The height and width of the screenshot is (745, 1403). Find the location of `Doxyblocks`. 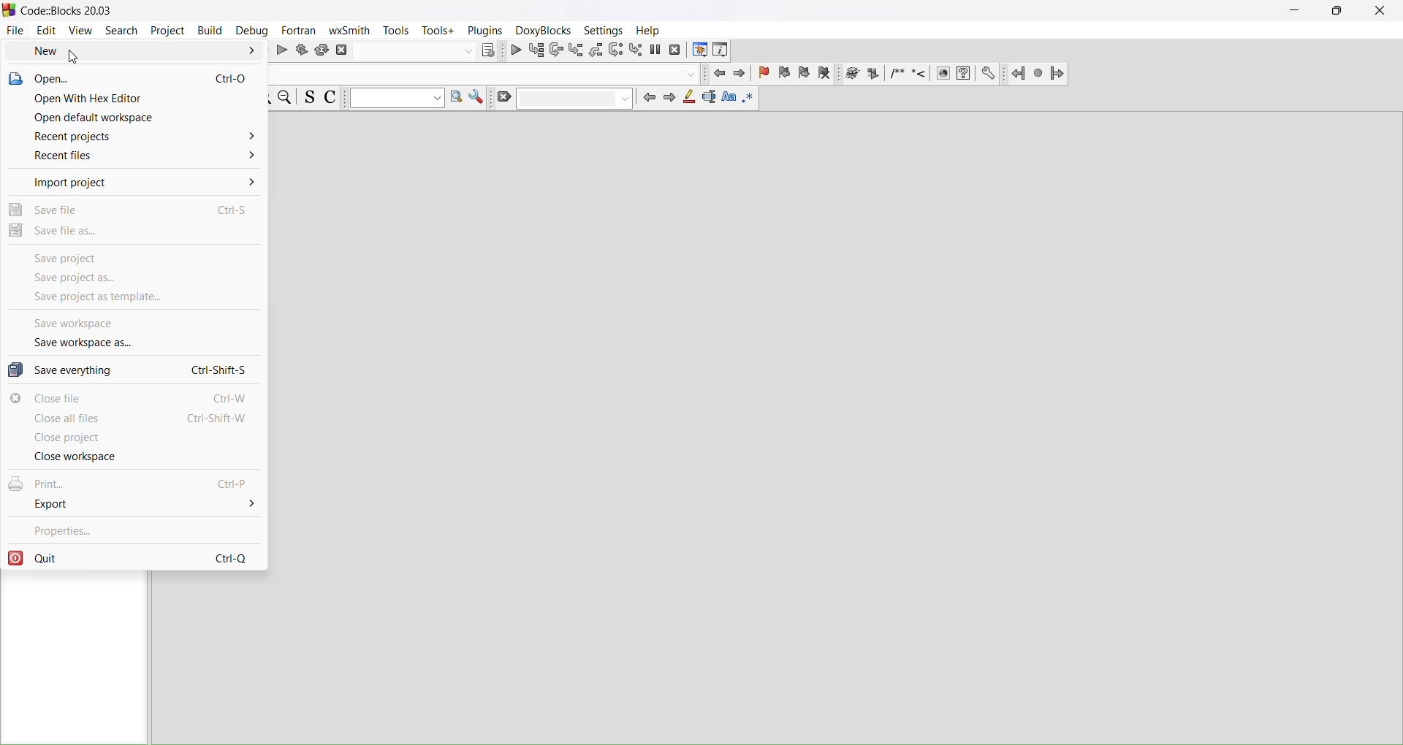

Doxyblocks is located at coordinates (544, 31).